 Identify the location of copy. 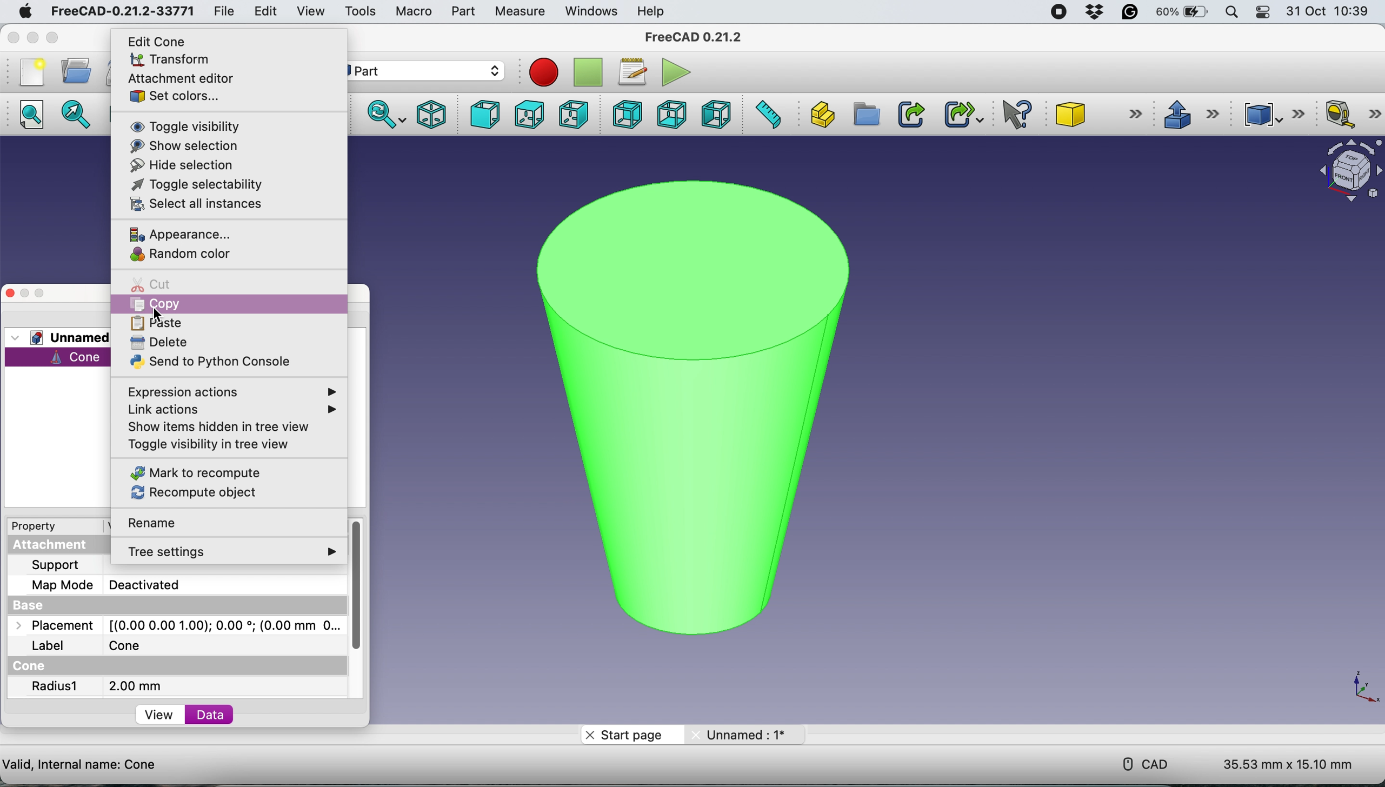
(172, 304).